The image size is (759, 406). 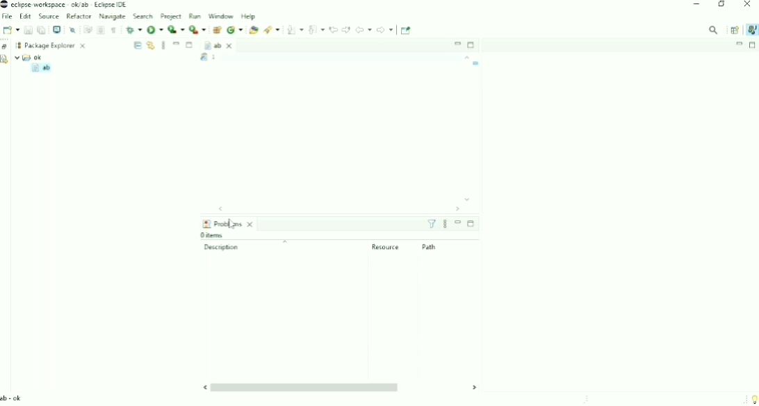 I want to click on Path, so click(x=430, y=247).